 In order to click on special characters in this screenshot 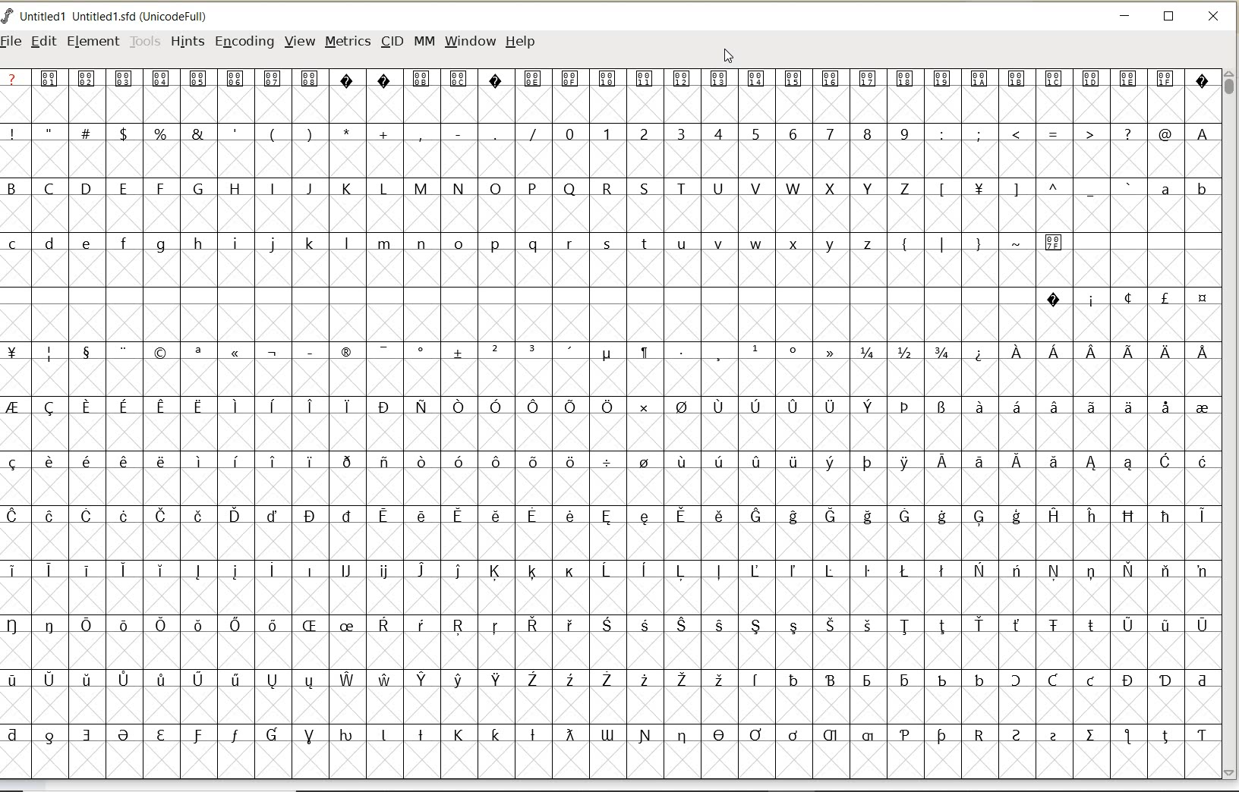, I will do `click(608, 86)`.